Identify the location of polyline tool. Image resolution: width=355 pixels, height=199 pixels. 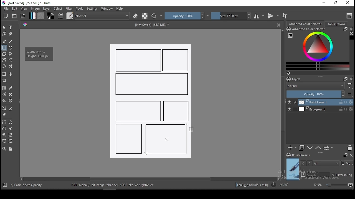
(11, 53).